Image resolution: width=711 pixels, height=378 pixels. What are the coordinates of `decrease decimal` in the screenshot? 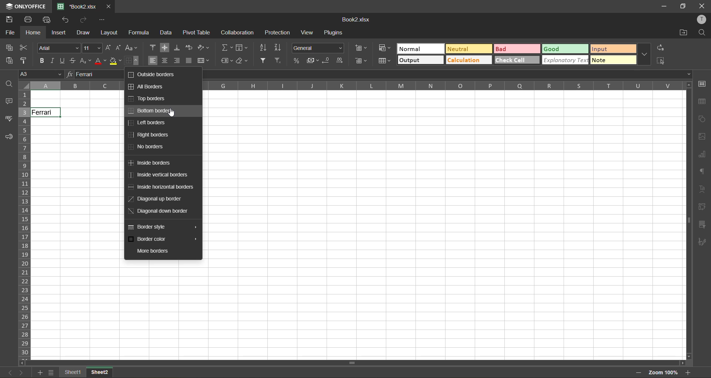 It's located at (327, 61).